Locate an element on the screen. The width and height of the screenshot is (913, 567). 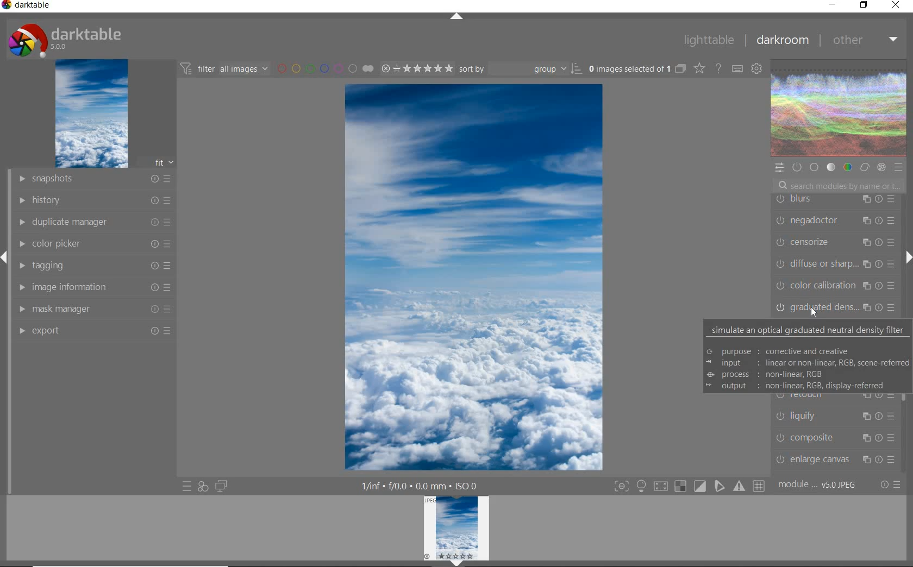
ENABLE FOR ONLINE HELP is located at coordinates (717, 68).